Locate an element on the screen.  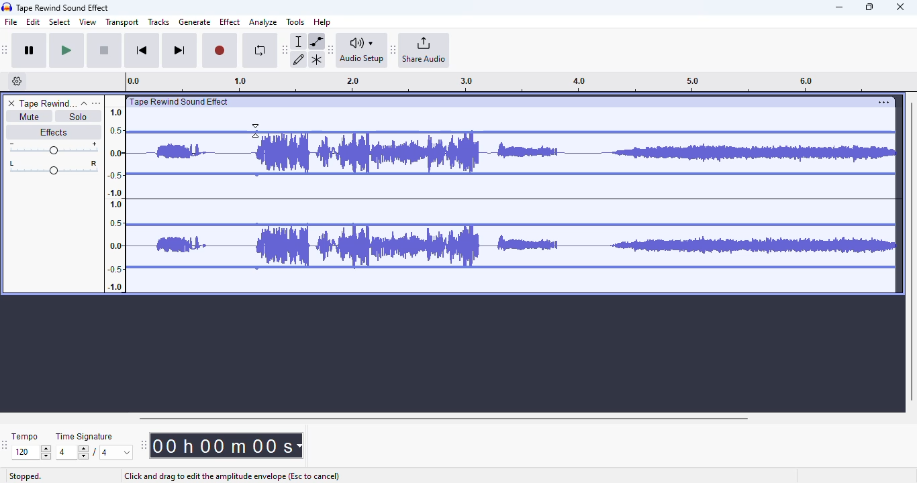
file is located at coordinates (11, 22).